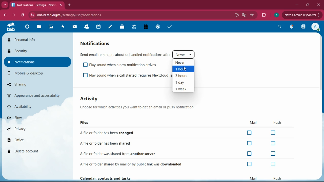 This screenshot has height=182, width=324. Describe the element at coordinates (126, 65) in the screenshot. I see `playsound` at that location.